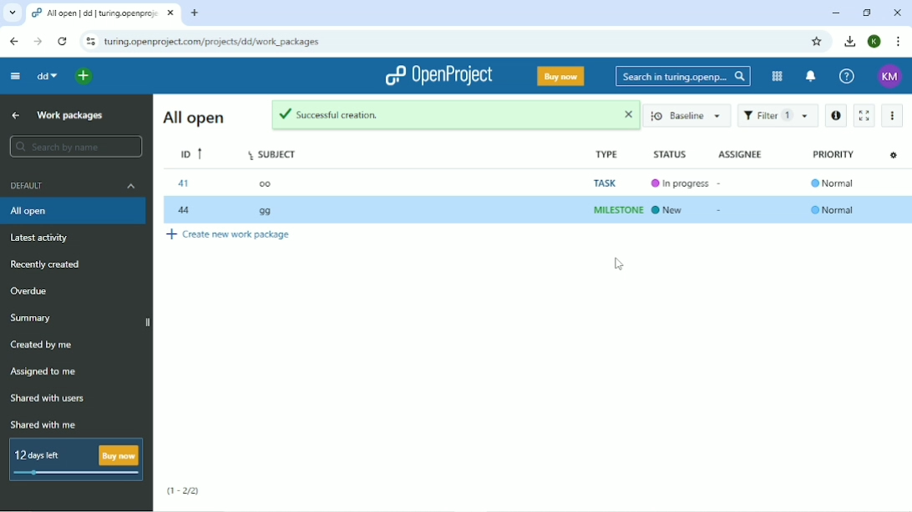 This screenshot has height=512, width=912. What do you see at coordinates (184, 184) in the screenshot?
I see `41` at bounding box center [184, 184].